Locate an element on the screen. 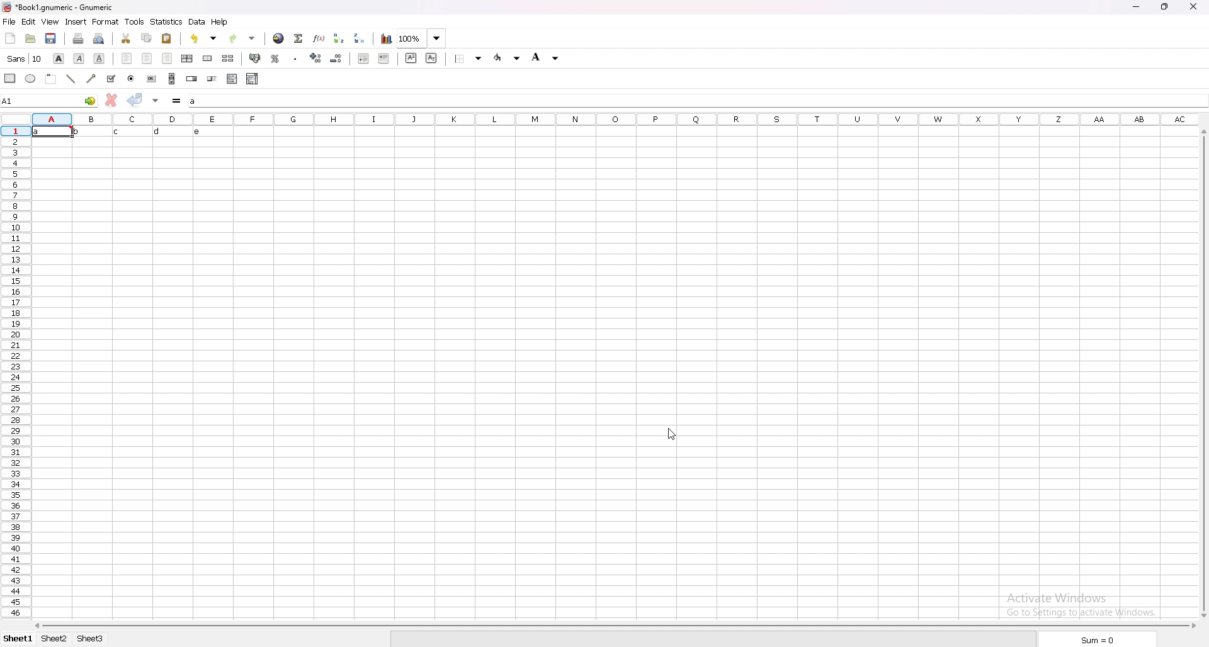 The height and width of the screenshot is (647, 1209). centre horizontally is located at coordinates (188, 59).